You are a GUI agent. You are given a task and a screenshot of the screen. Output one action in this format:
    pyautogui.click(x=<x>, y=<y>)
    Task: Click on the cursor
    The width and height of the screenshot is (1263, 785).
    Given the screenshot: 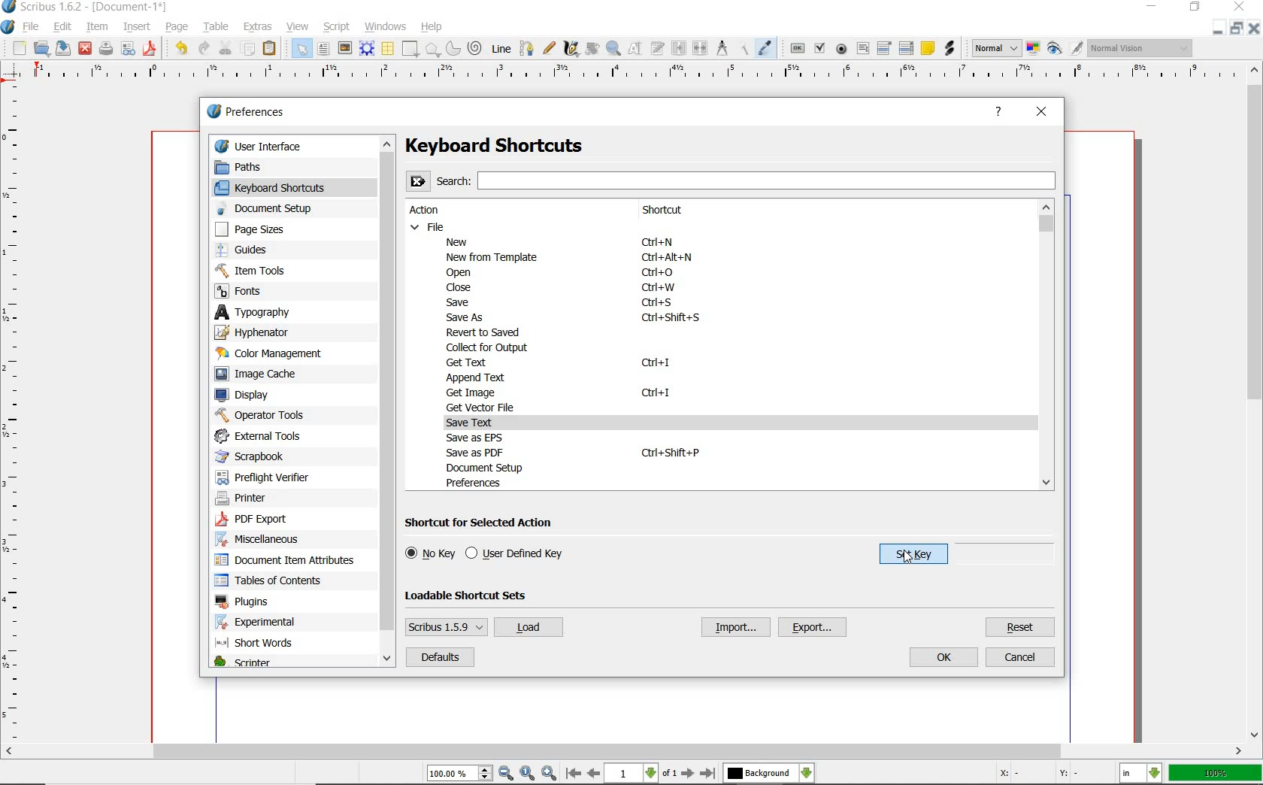 What is the action you would take?
    pyautogui.click(x=907, y=560)
    